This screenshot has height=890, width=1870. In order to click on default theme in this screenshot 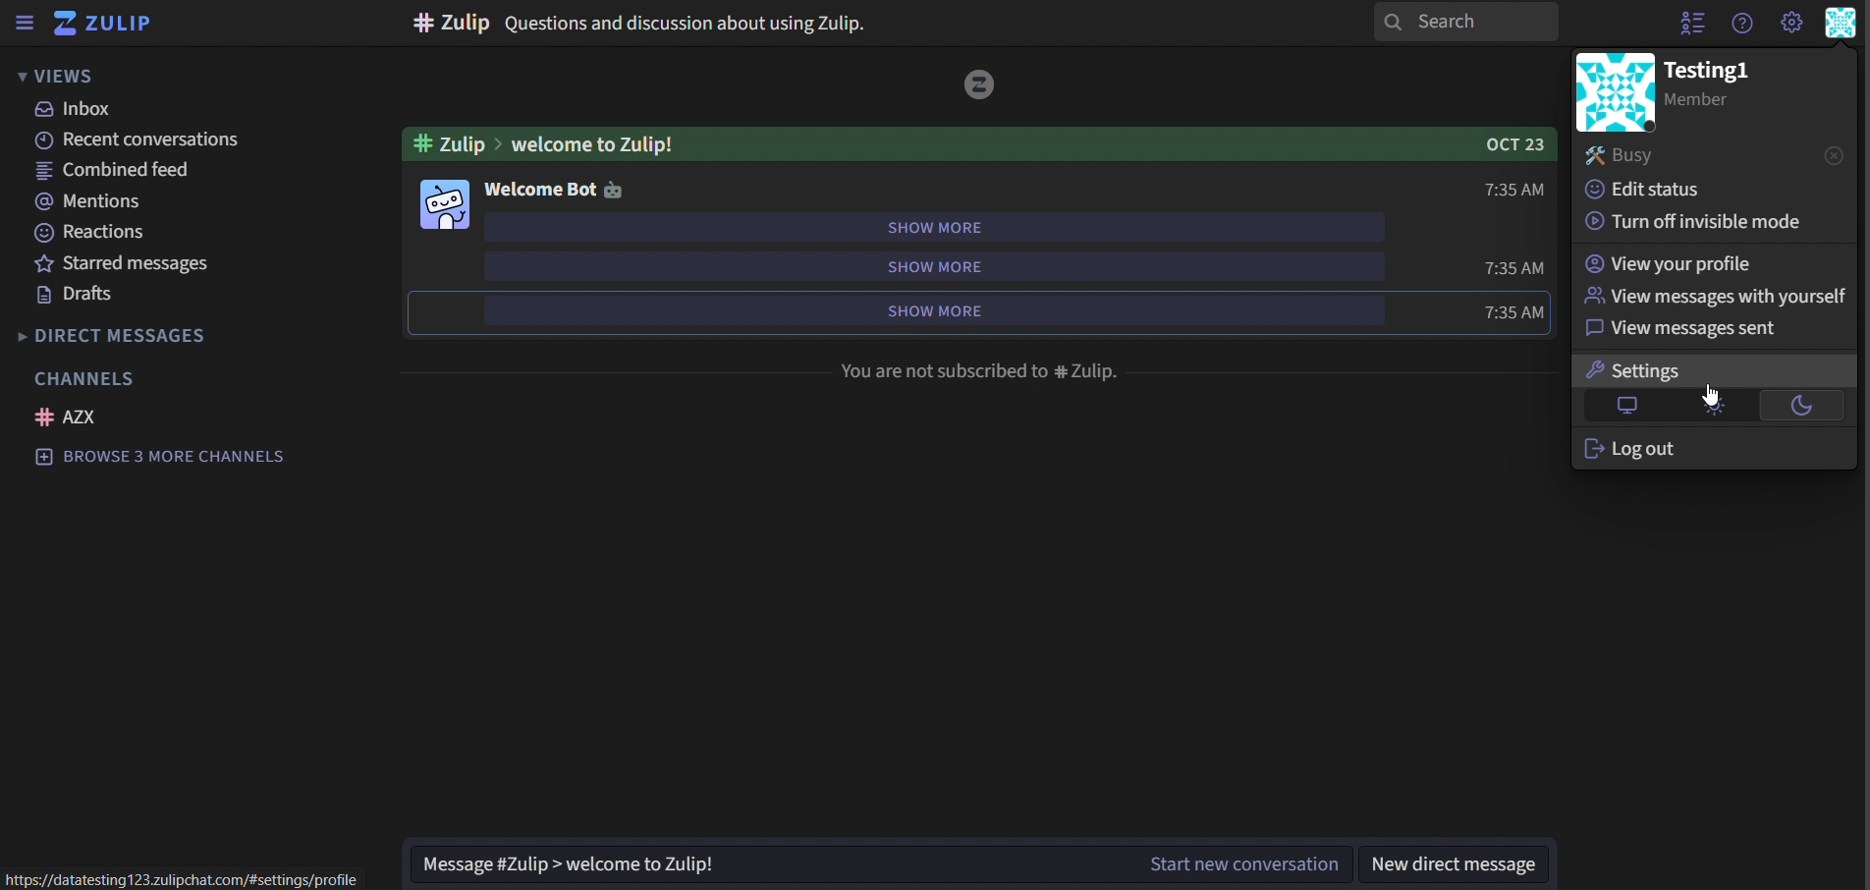, I will do `click(1626, 405)`.